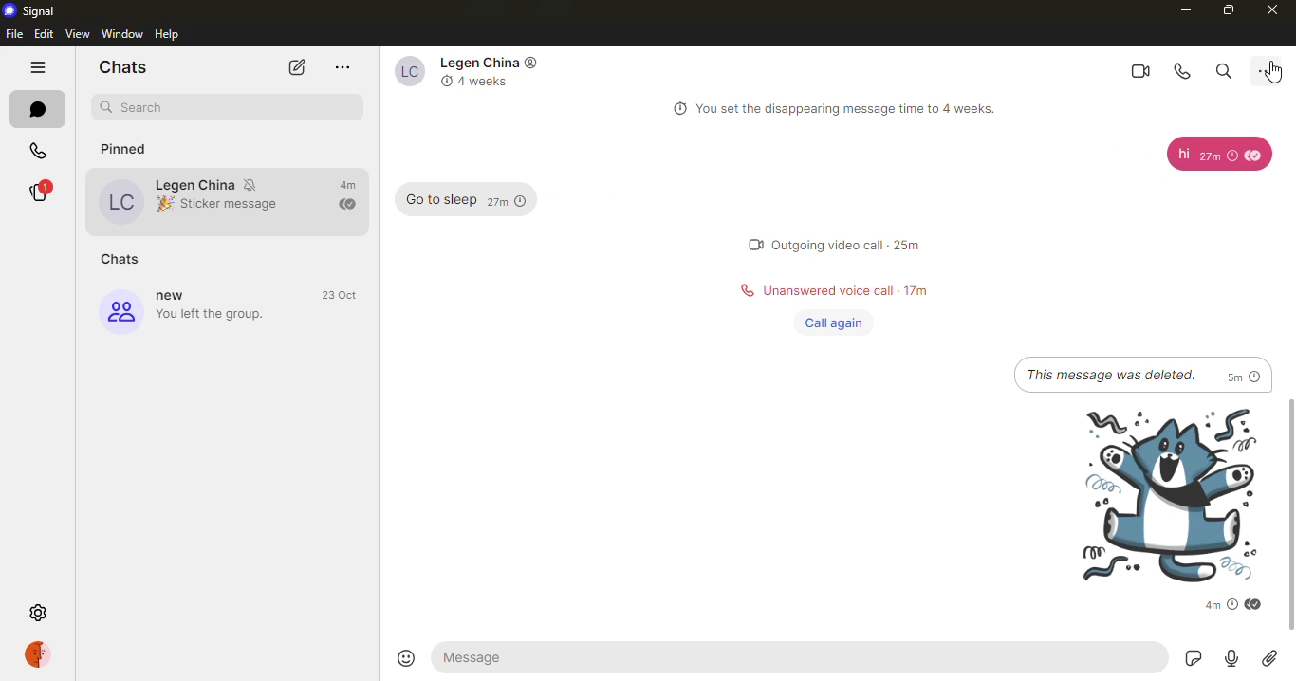  I want to click on clock logo, so click(443, 81).